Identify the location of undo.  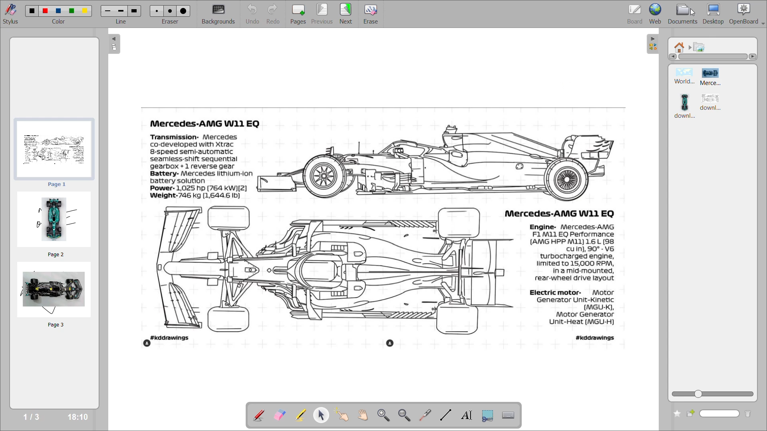
(253, 14).